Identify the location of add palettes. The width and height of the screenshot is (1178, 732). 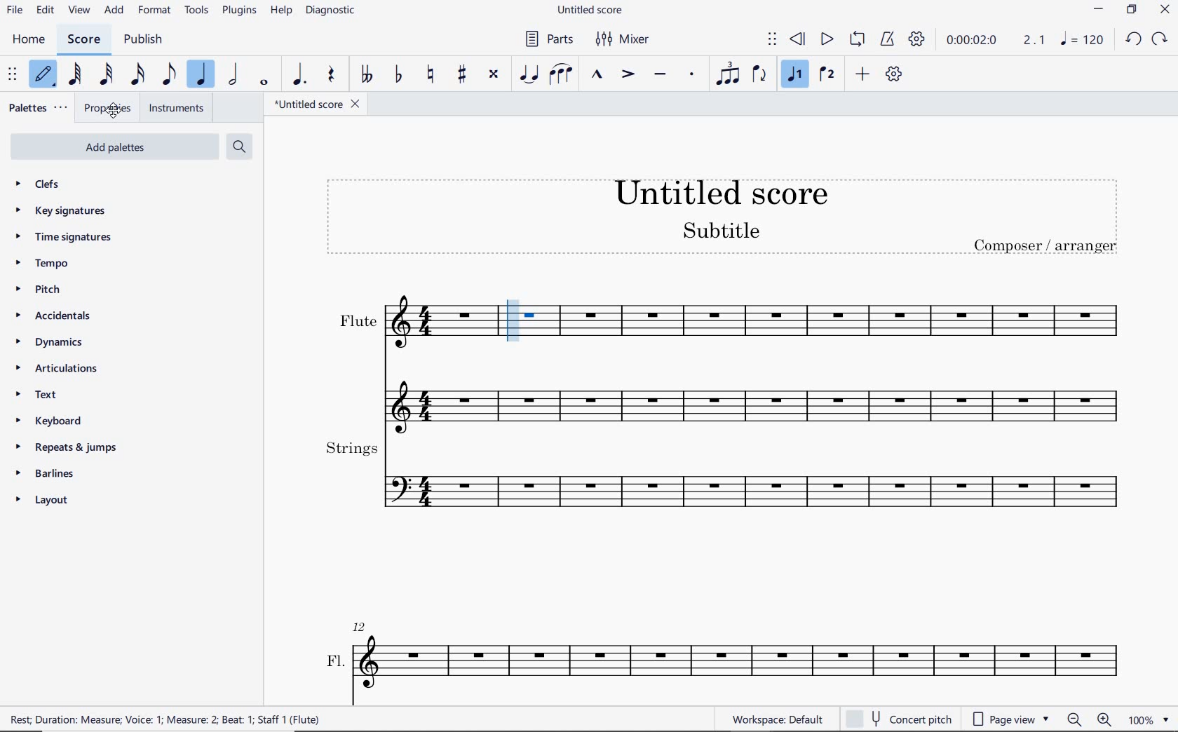
(113, 147).